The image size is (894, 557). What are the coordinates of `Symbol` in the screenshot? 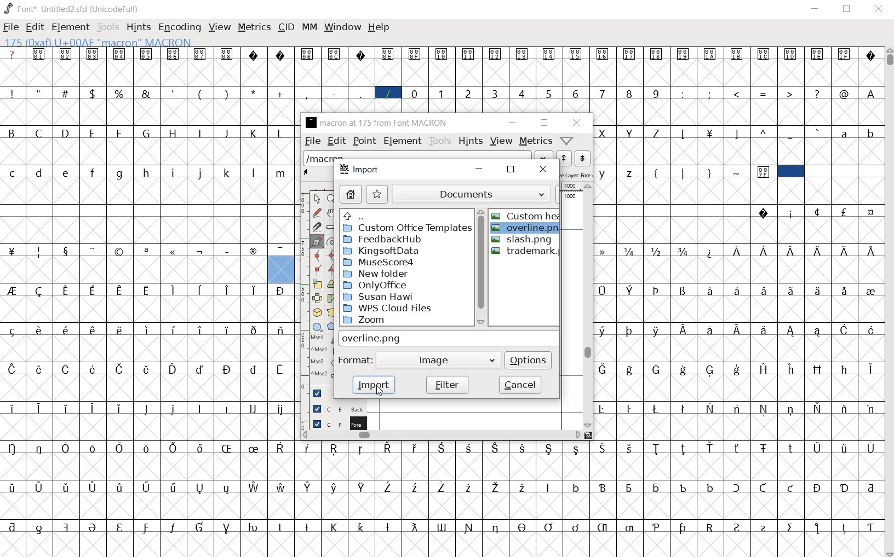 It's located at (871, 447).